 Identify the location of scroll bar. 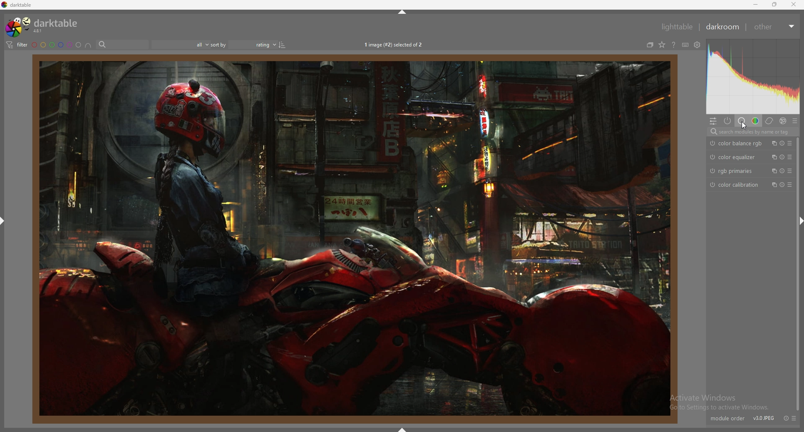
(798, 274).